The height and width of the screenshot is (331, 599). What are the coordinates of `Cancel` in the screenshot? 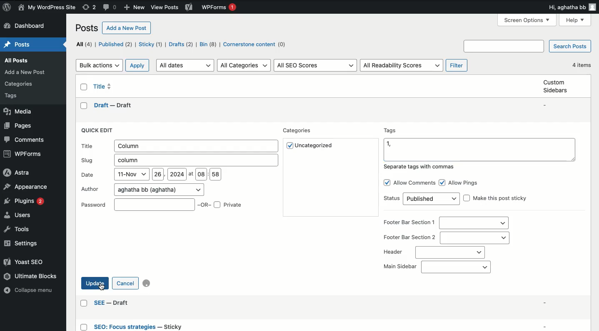 It's located at (126, 283).